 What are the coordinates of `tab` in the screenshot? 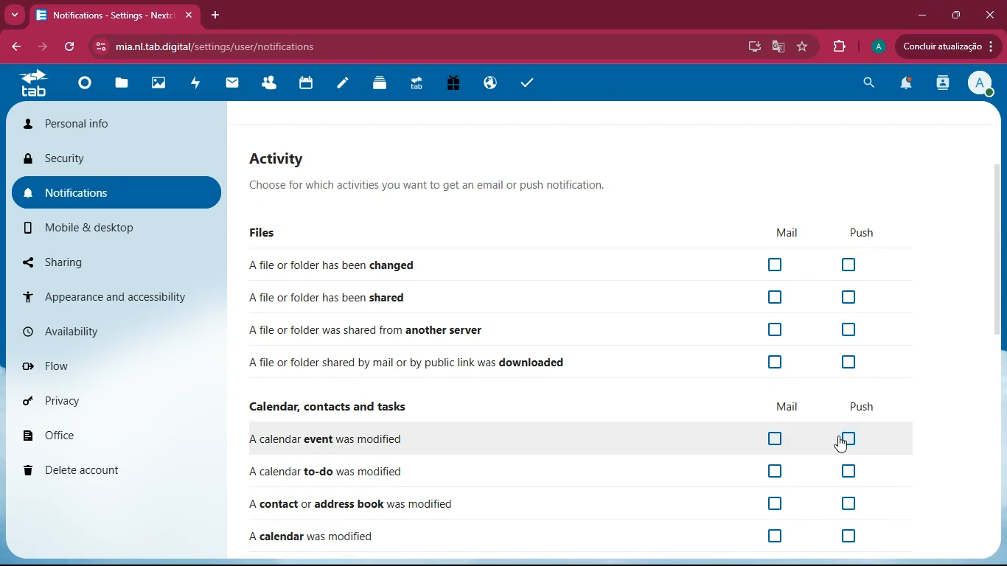 It's located at (419, 84).